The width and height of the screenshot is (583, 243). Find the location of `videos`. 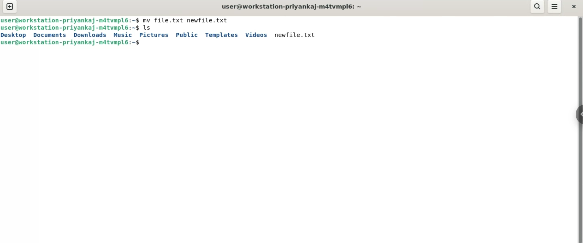

videos is located at coordinates (257, 35).